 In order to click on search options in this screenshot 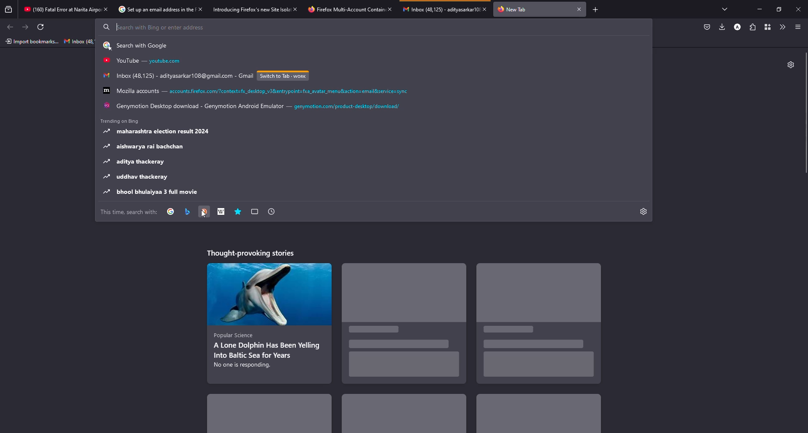, I will do `click(146, 147)`.